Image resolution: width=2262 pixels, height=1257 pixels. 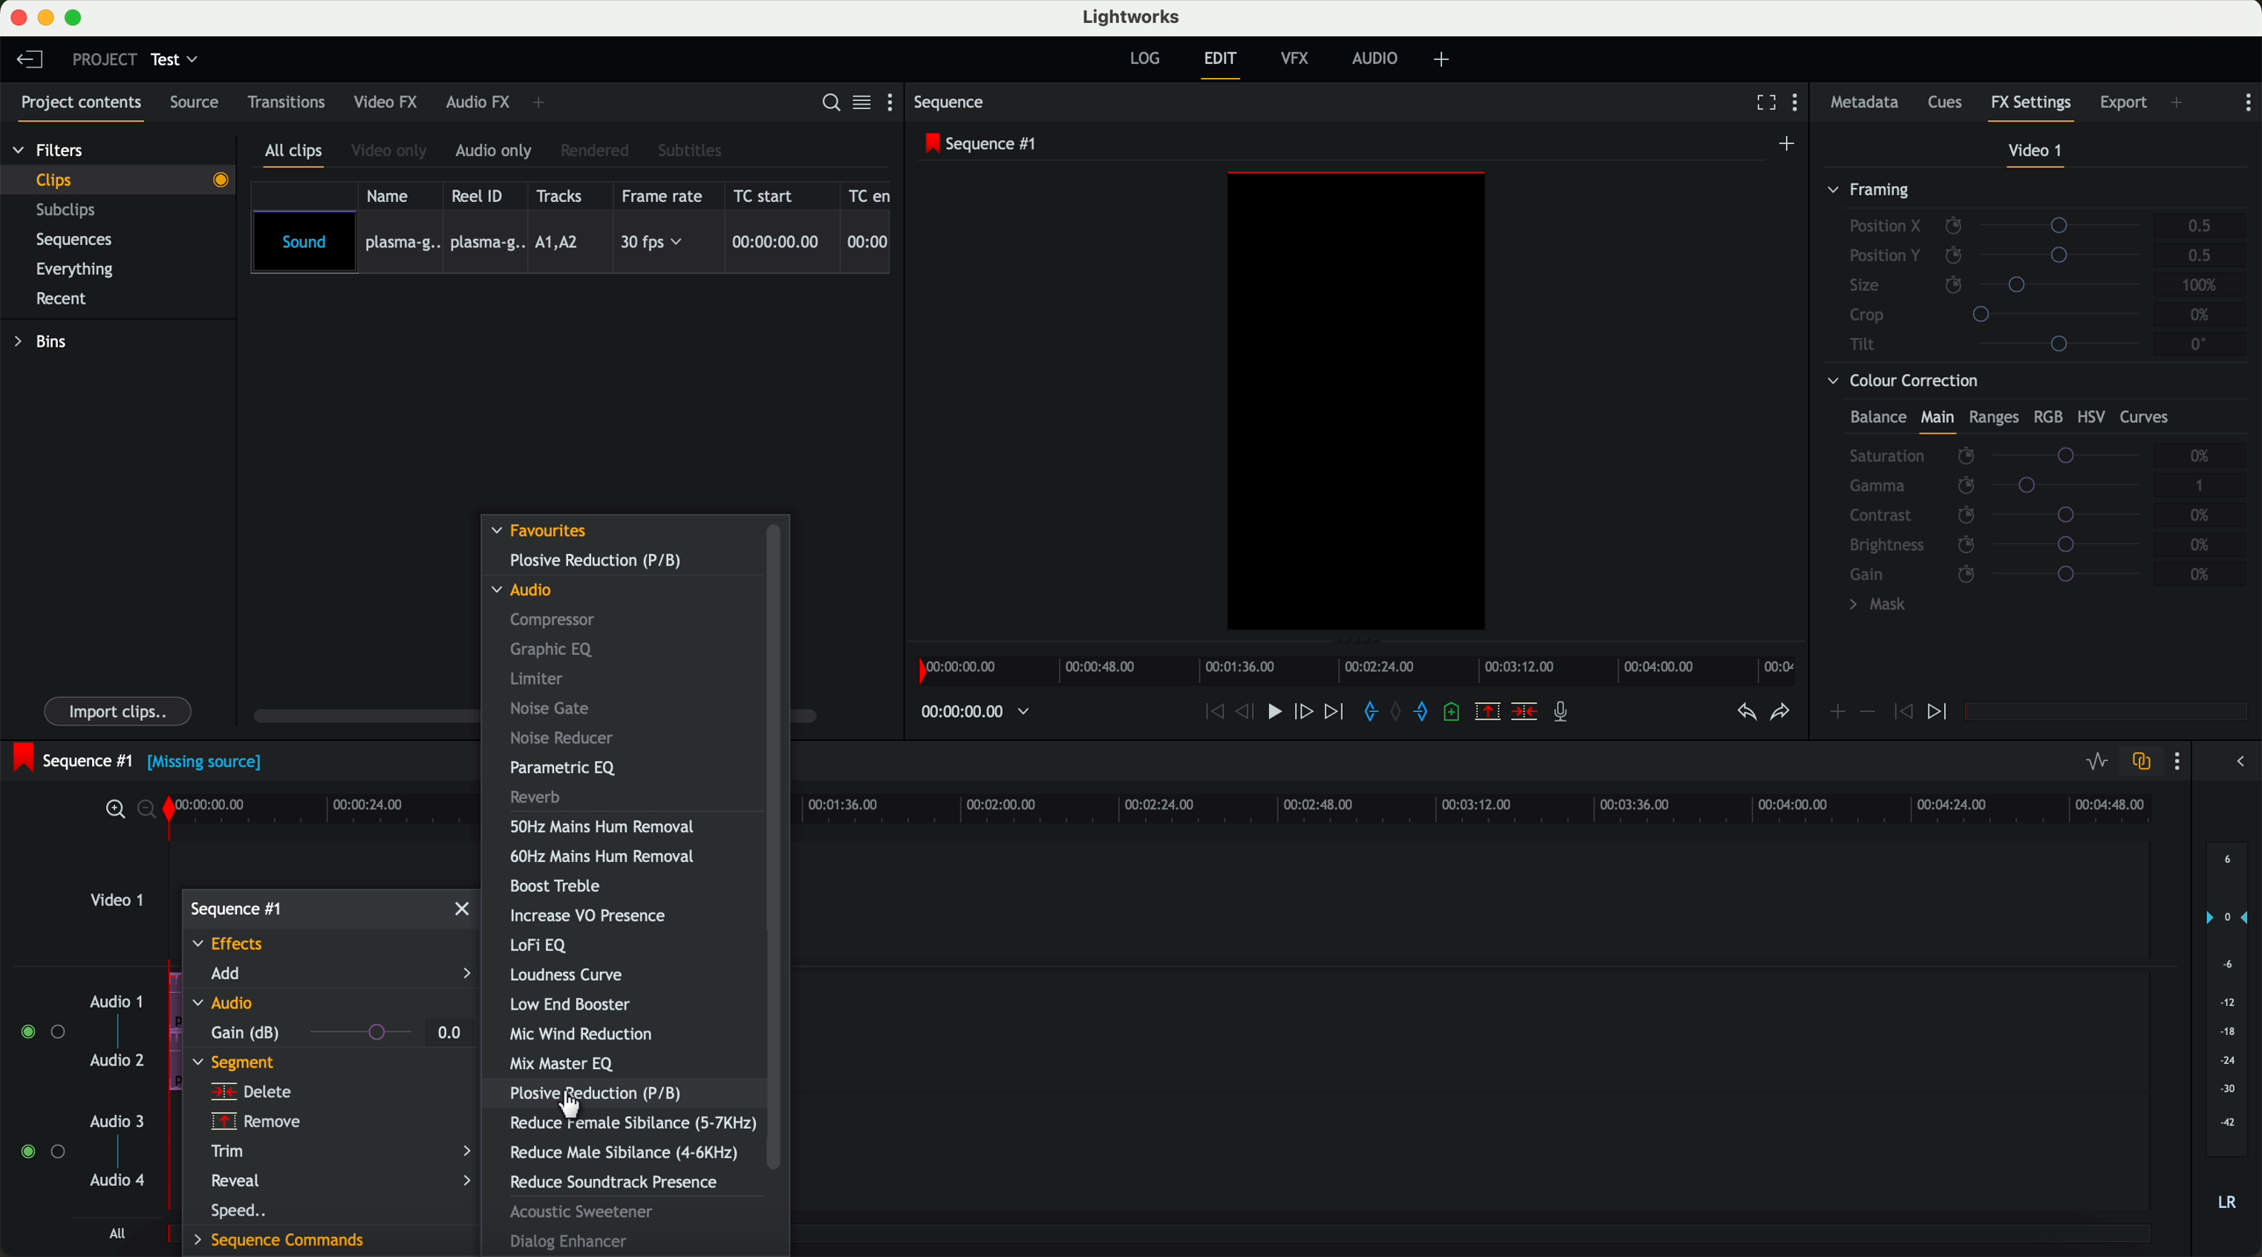 What do you see at coordinates (575, 1107) in the screenshot?
I see `cursor` at bounding box center [575, 1107].